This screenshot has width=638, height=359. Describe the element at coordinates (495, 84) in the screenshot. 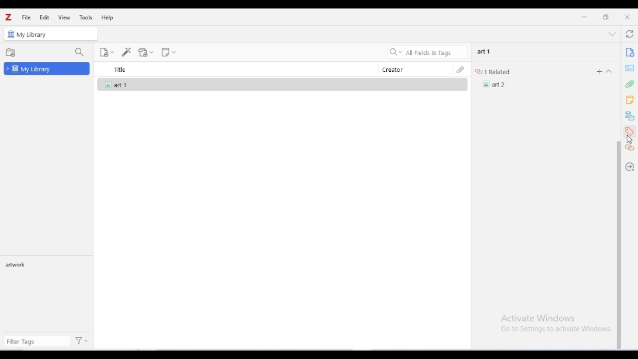

I see `art 2` at that location.